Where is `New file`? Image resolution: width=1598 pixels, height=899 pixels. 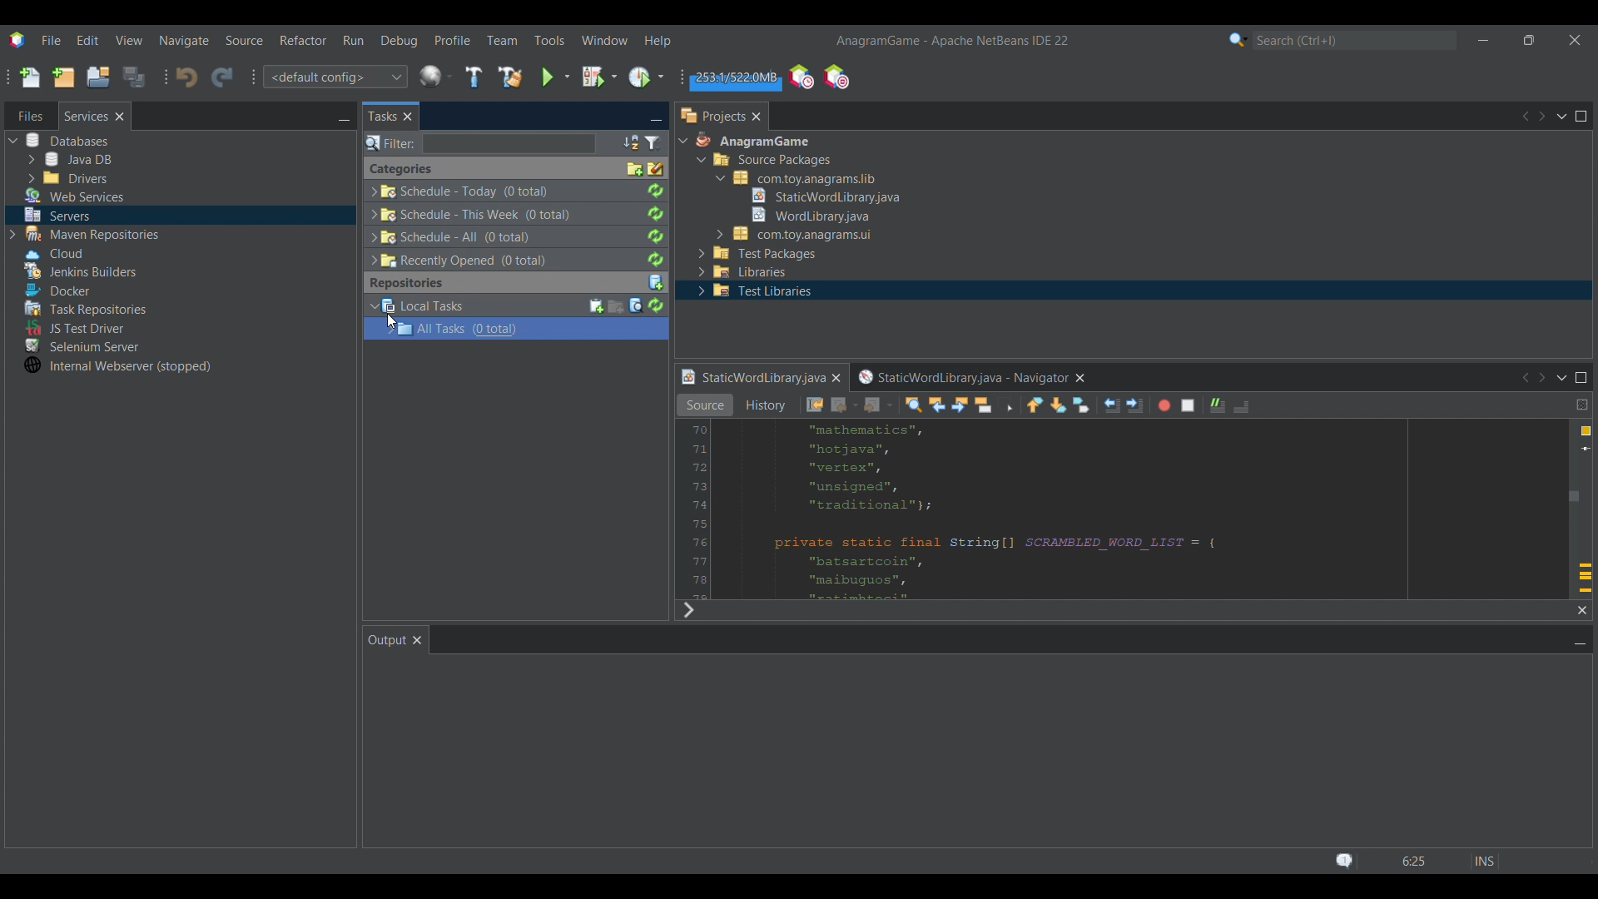
New file is located at coordinates (29, 77).